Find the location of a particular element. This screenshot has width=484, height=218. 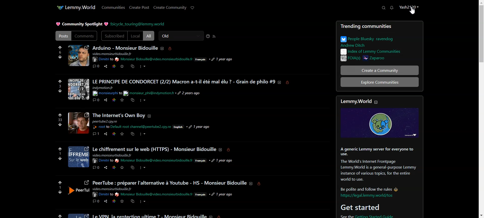

FOIA(s) is located at coordinates (349, 58).